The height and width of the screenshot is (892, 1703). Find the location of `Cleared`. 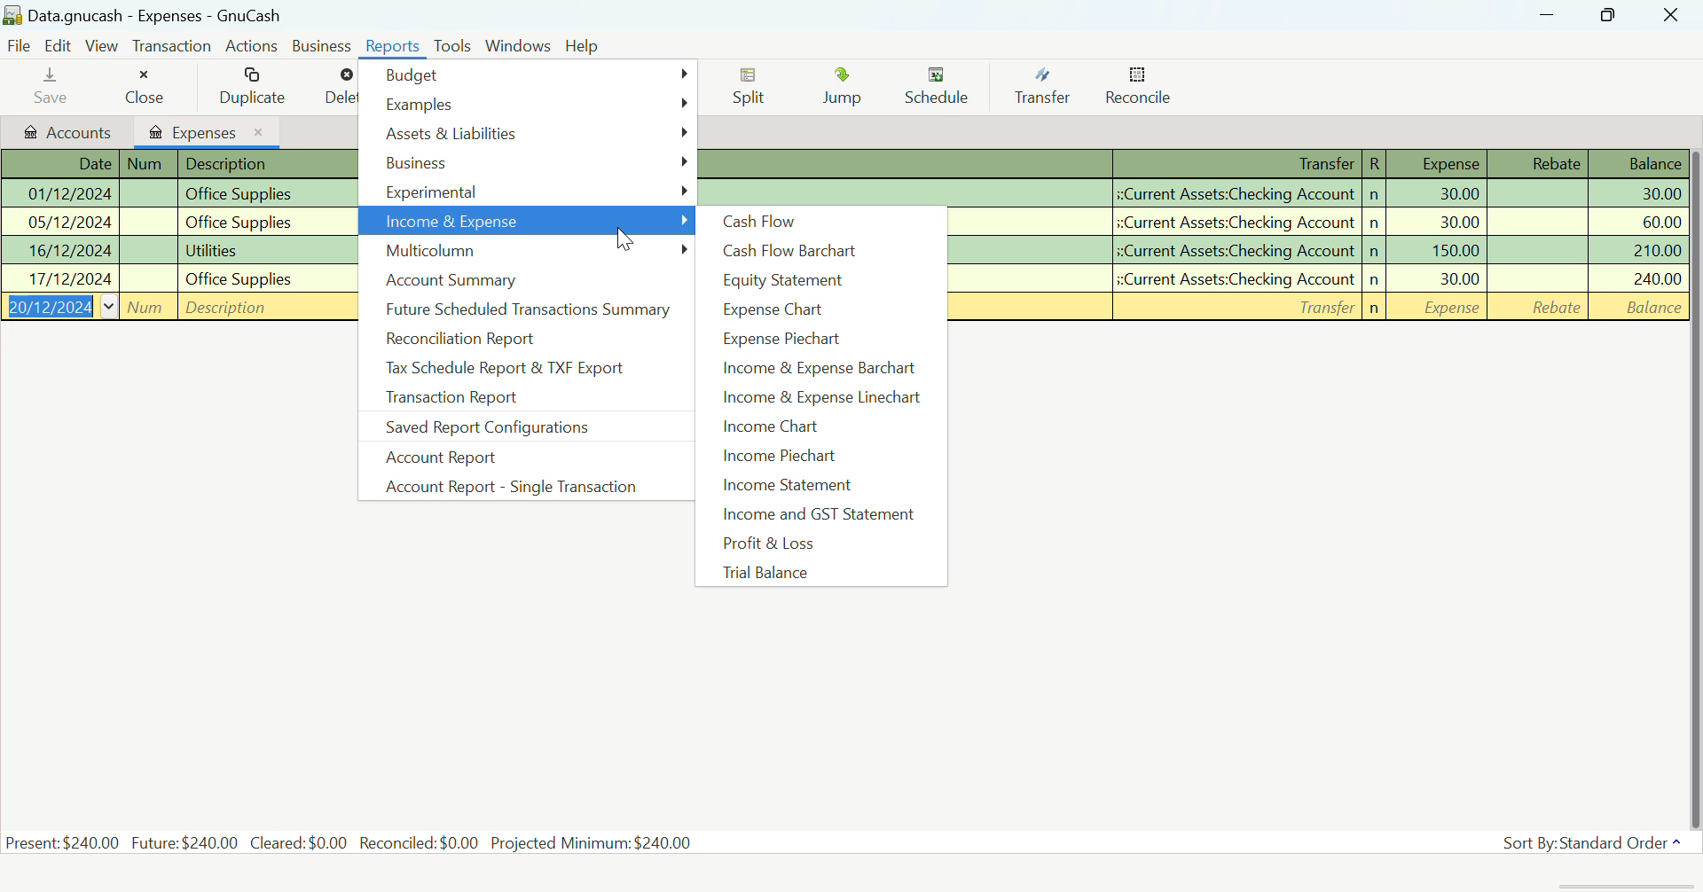

Cleared is located at coordinates (299, 842).